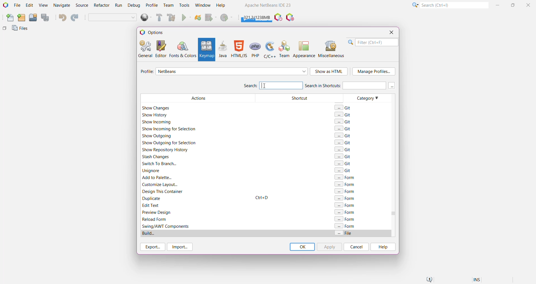 The width and height of the screenshot is (536, 284). I want to click on Window, so click(203, 5).